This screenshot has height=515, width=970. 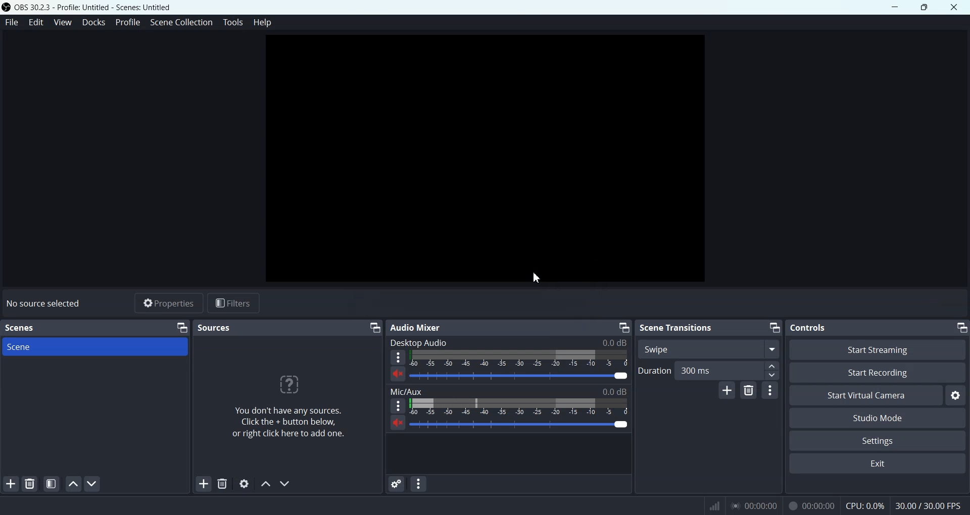 What do you see at coordinates (72, 484) in the screenshot?
I see `Move scene up` at bounding box center [72, 484].